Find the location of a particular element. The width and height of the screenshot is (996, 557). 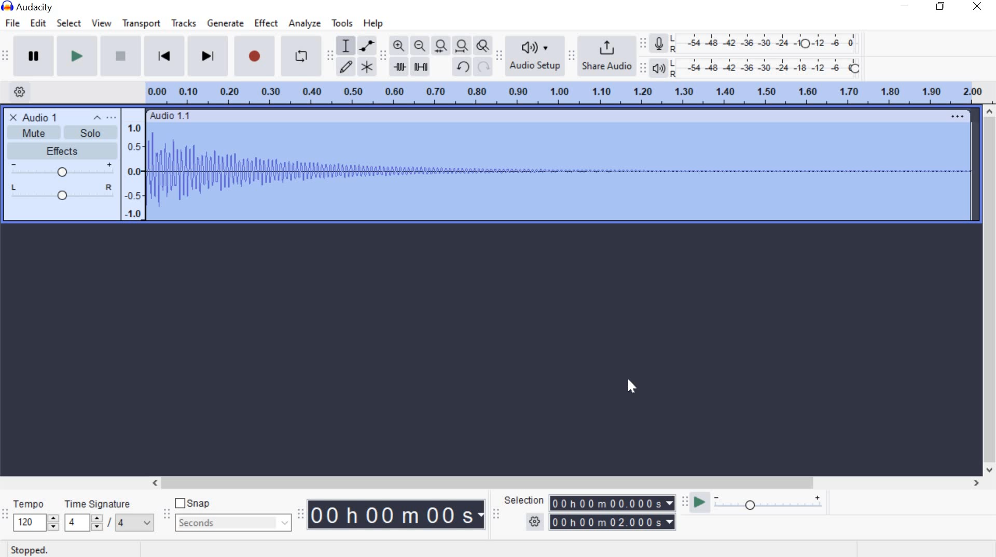

tracks is located at coordinates (184, 23).